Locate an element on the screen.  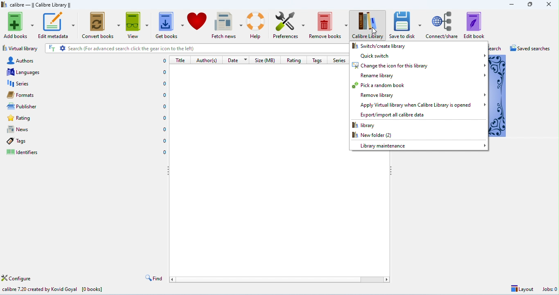
library maintenance is located at coordinates (418, 145).